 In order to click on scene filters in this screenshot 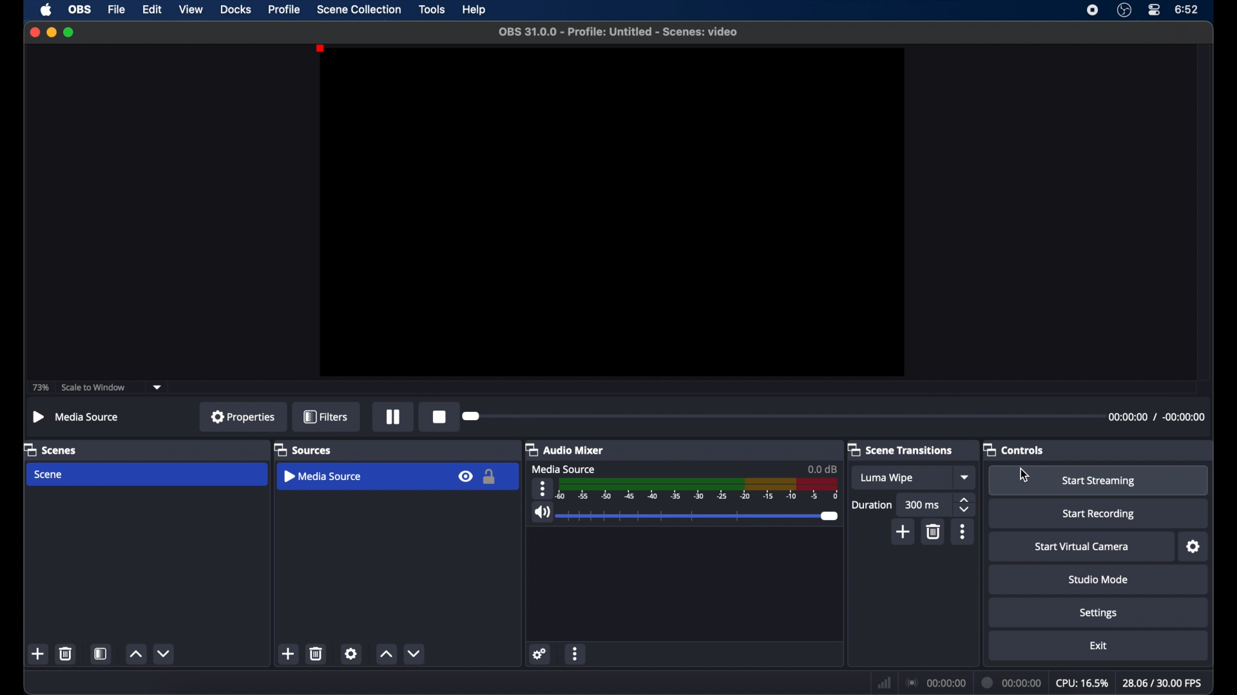, I will do `click(101, 654)`.